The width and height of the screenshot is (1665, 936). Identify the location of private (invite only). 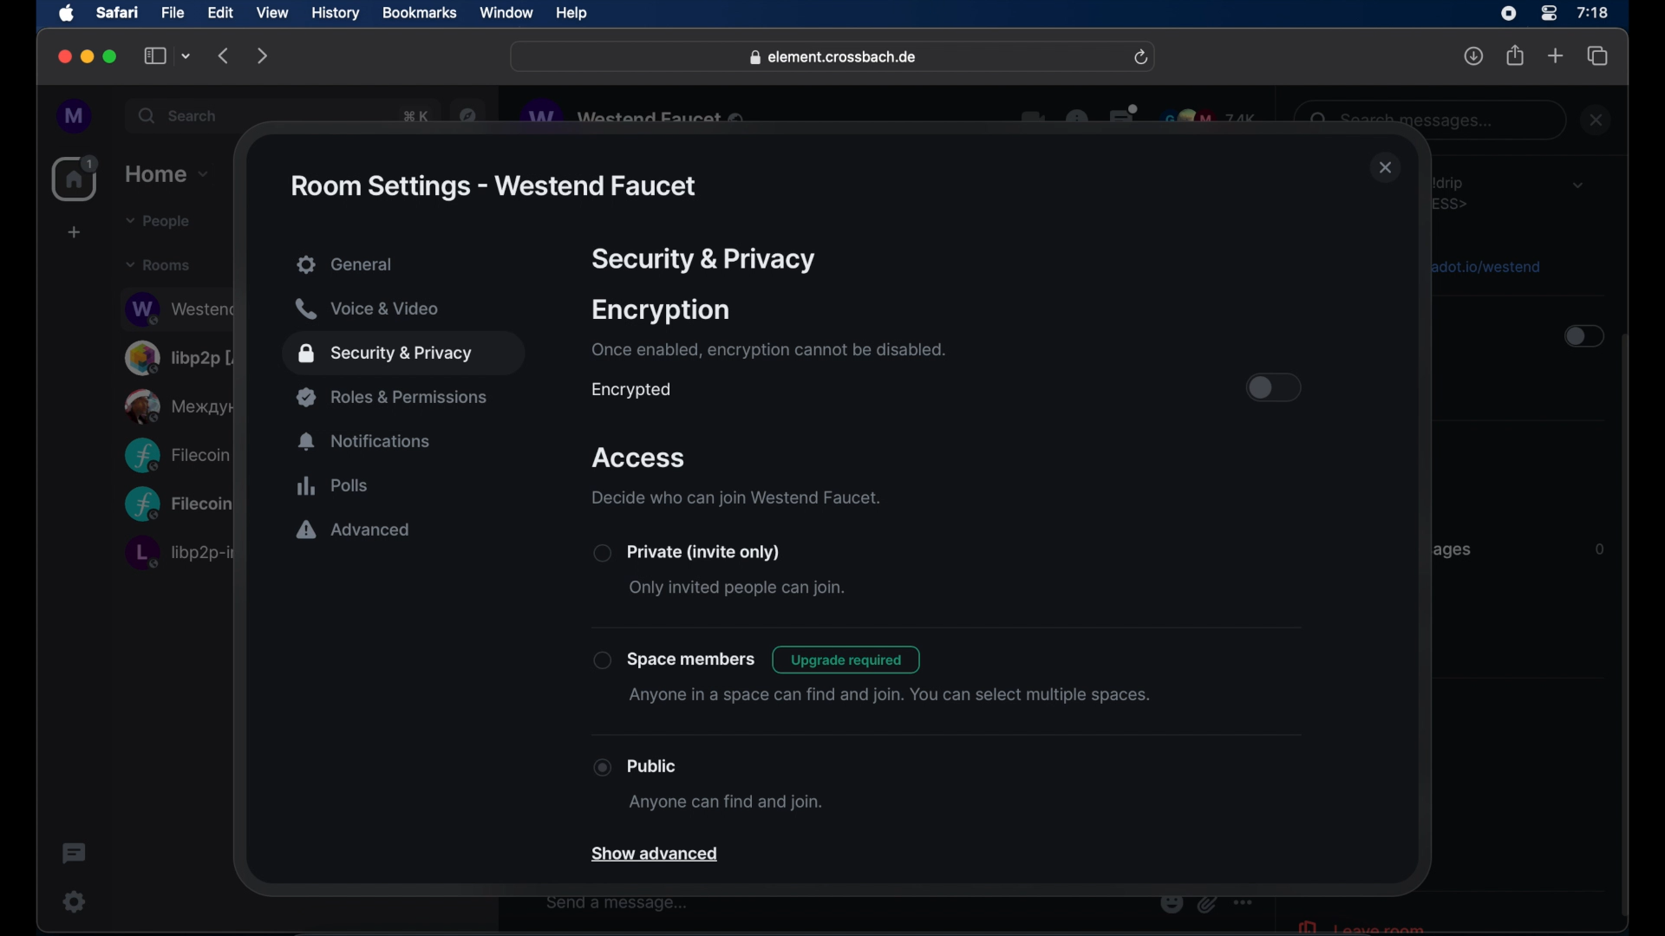
(687, 553).